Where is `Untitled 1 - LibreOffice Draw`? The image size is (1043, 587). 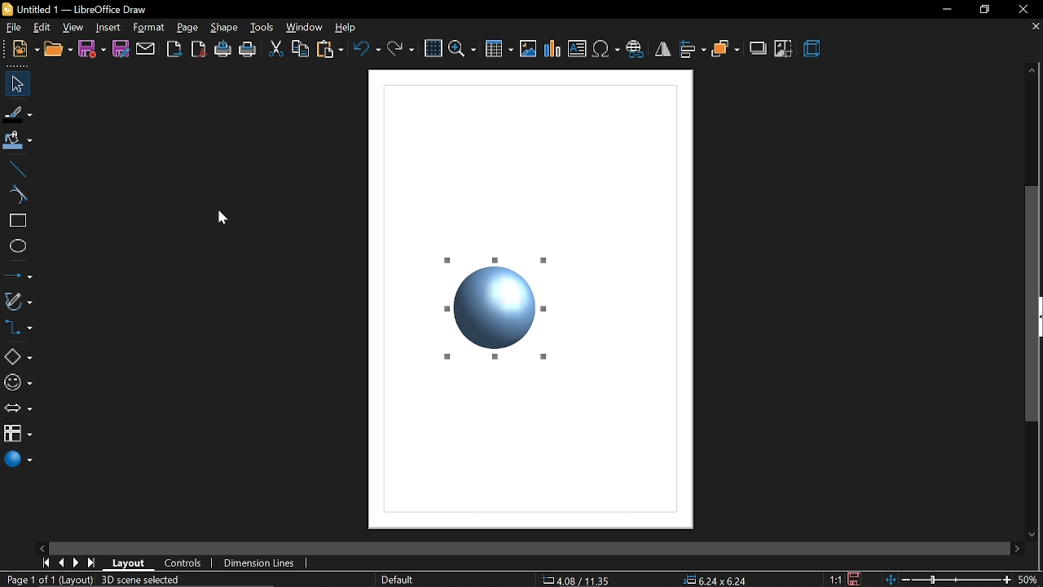
Untitled 1 - LibreOffice Draw is located at coordinates (74, 7).